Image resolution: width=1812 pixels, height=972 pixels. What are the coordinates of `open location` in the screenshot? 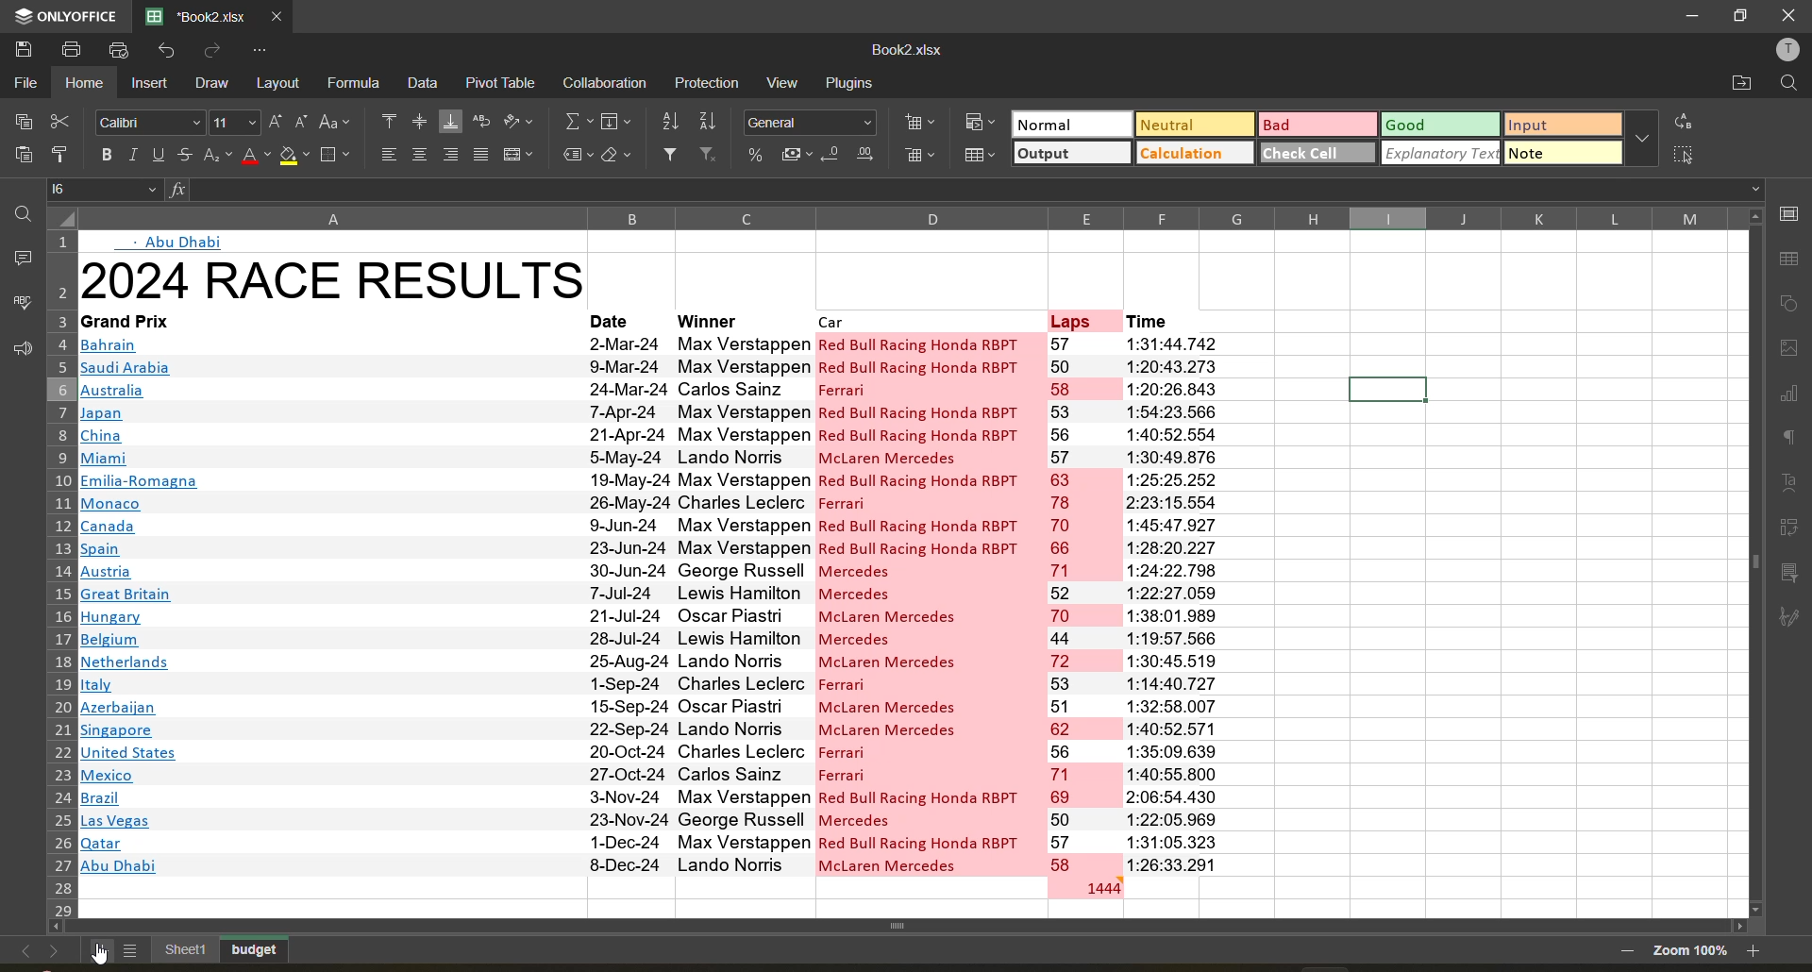 It's located at (1739, 84).